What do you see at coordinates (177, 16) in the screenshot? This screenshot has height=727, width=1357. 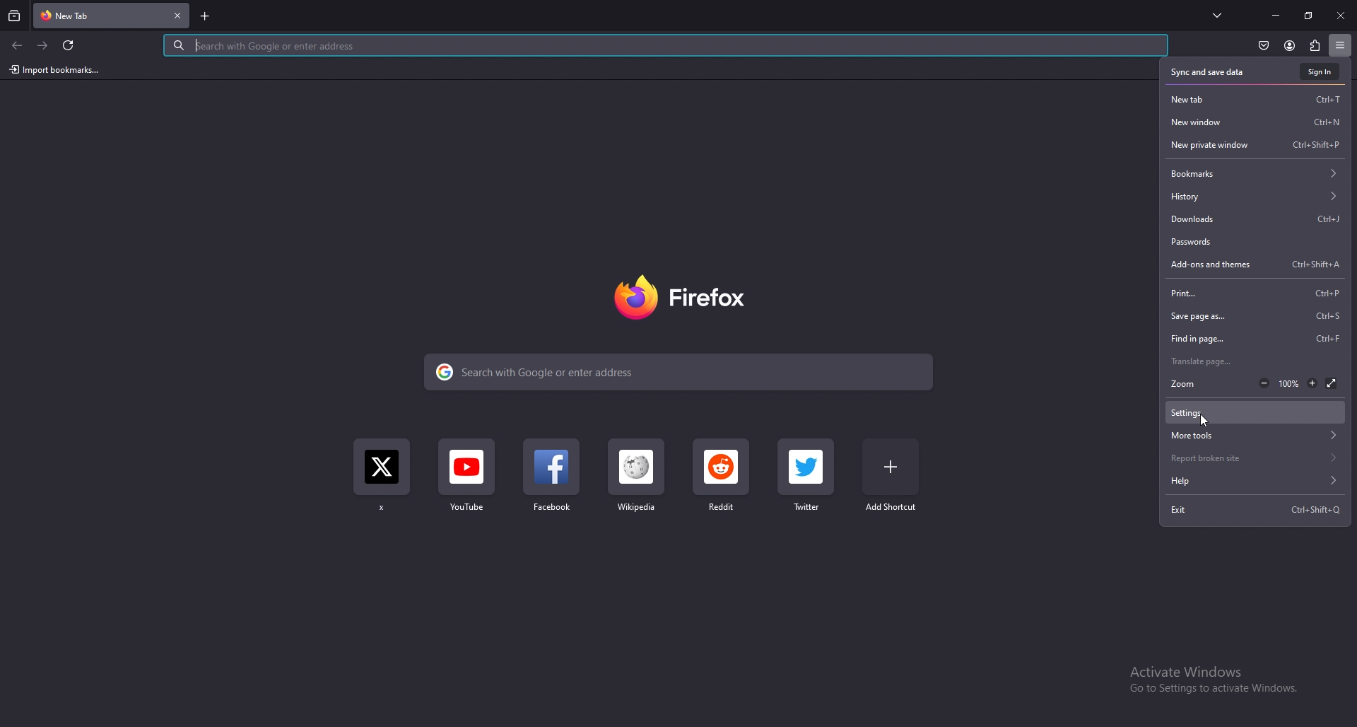 I see `close tab` at bounding box center [177, 16].